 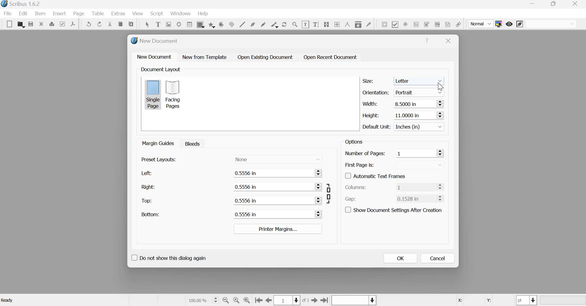 What do you see at coordinates (242, 24) in the screenshot?
I see `line` at bounding box center [242, 24].